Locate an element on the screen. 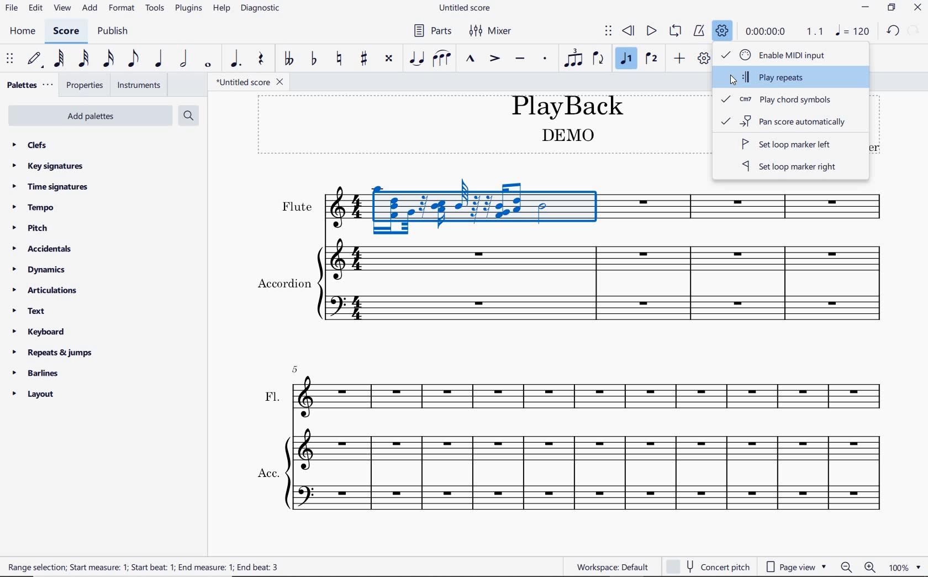 The image size is (928, 577). publish is located at coordinates (115, 30).